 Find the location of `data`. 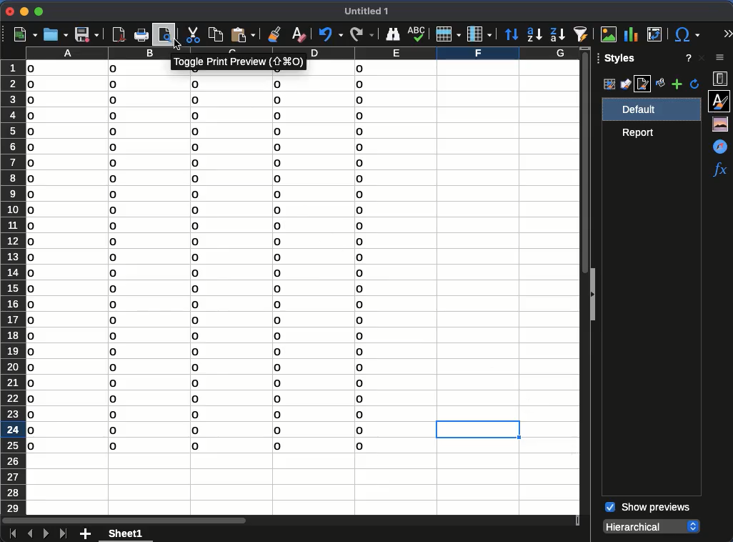

data is located at coordinates (201, 266).